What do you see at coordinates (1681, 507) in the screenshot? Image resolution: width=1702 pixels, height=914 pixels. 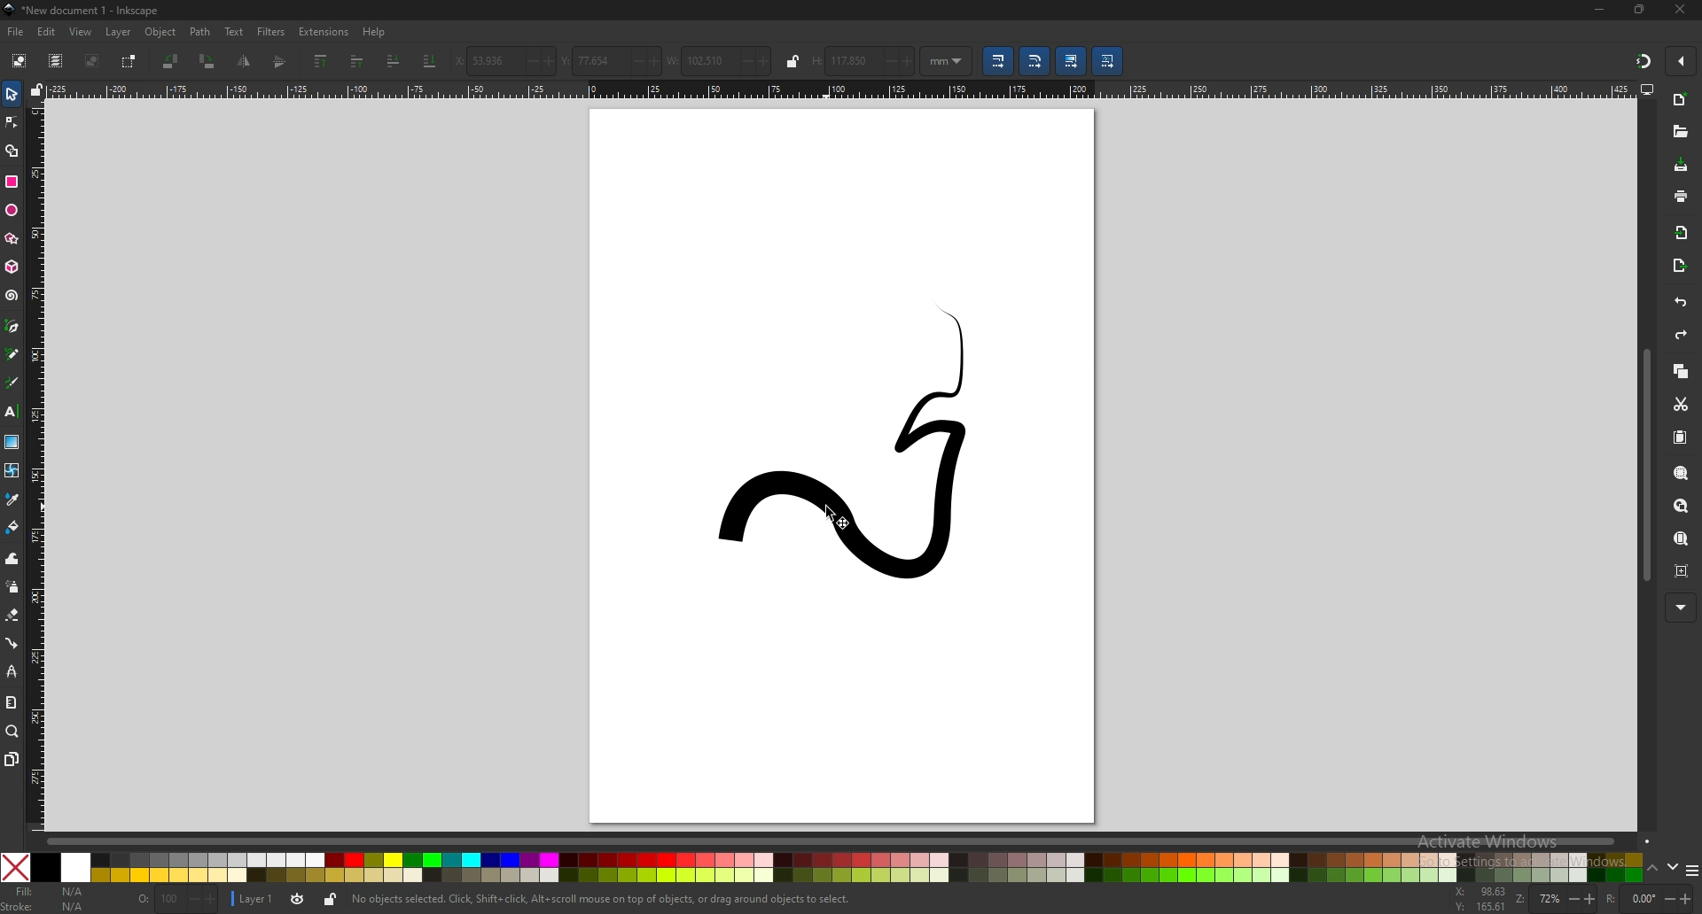 I see `zoom drawing` at bounding box center [1681, 507].